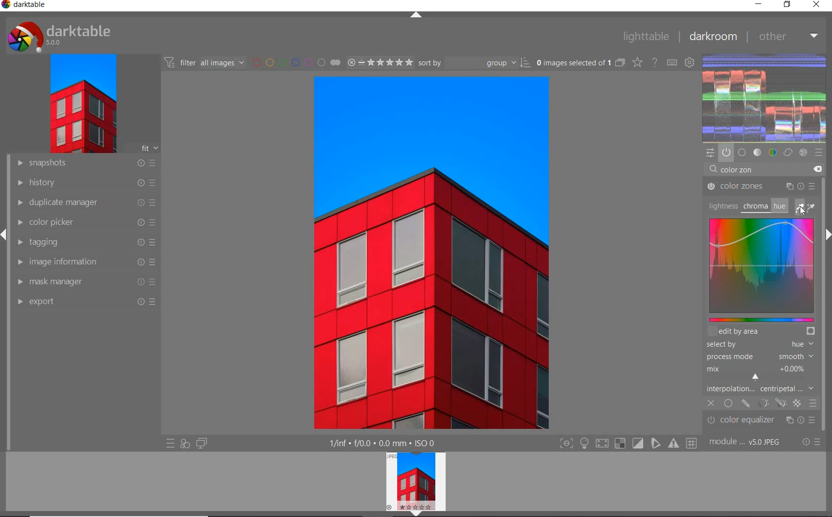 Image resolution: width=832 pixels, height=517 pixels. Describe the element at coordinates (711, 153) in the screenshot. I see `quick access panel` at that location.